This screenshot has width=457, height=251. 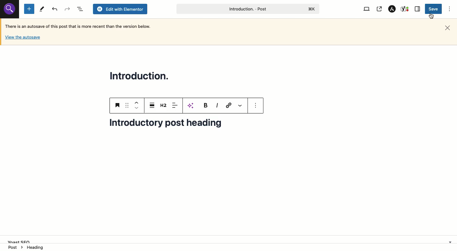 What do you see at coordinates (164, 105) in the screenshot?
I see `Heading 2` at bounding box center [164, 105].